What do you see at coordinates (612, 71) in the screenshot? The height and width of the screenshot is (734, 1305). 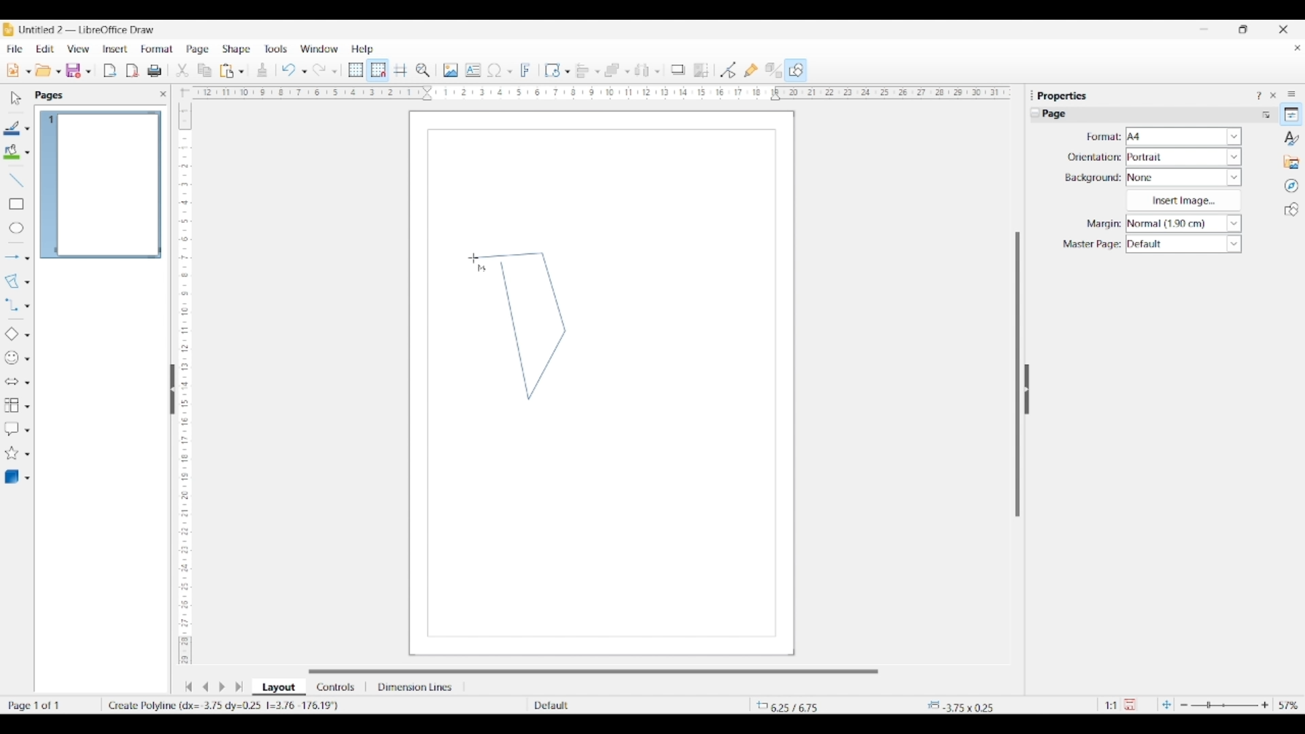 I see `Selected arrangement` at bounding box center [612, 71].